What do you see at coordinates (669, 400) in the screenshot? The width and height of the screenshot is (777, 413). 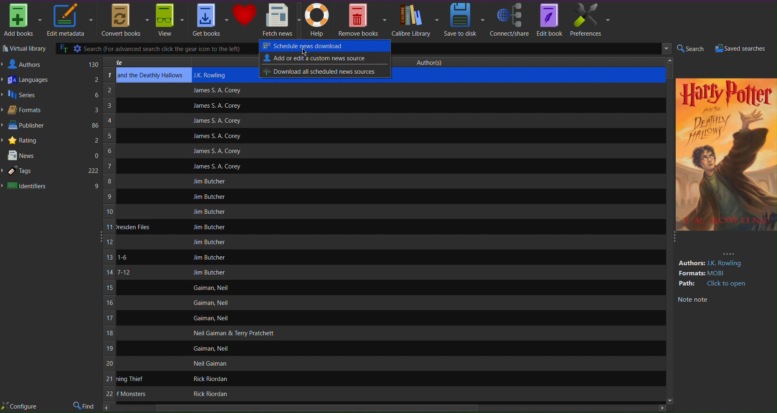 I see `Down` at bounding box center [669, 400].